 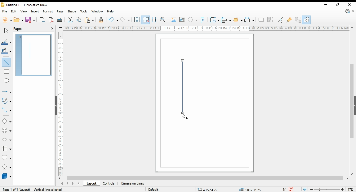 I want to click on page 1, so click(x=34, y=54).